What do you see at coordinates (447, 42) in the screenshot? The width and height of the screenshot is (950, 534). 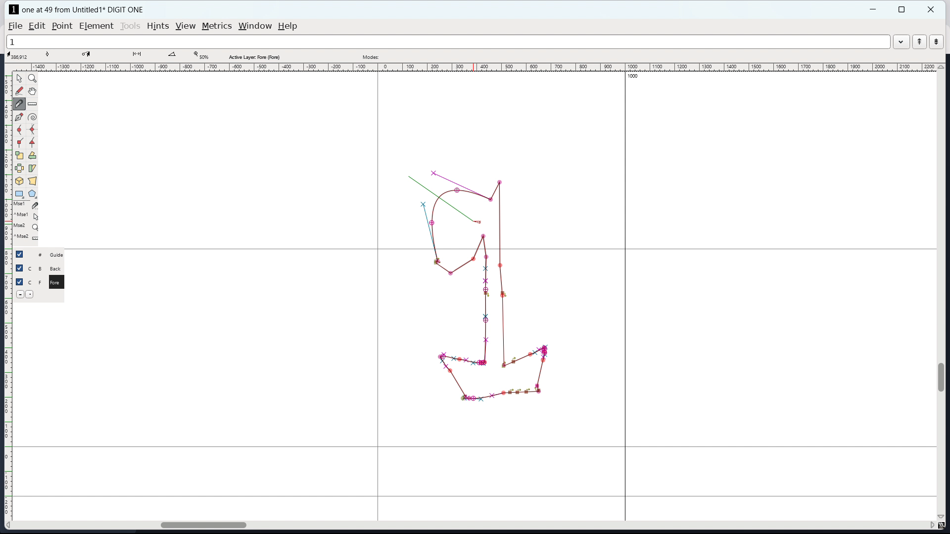 I see `1` at bounding box center [447, 42].